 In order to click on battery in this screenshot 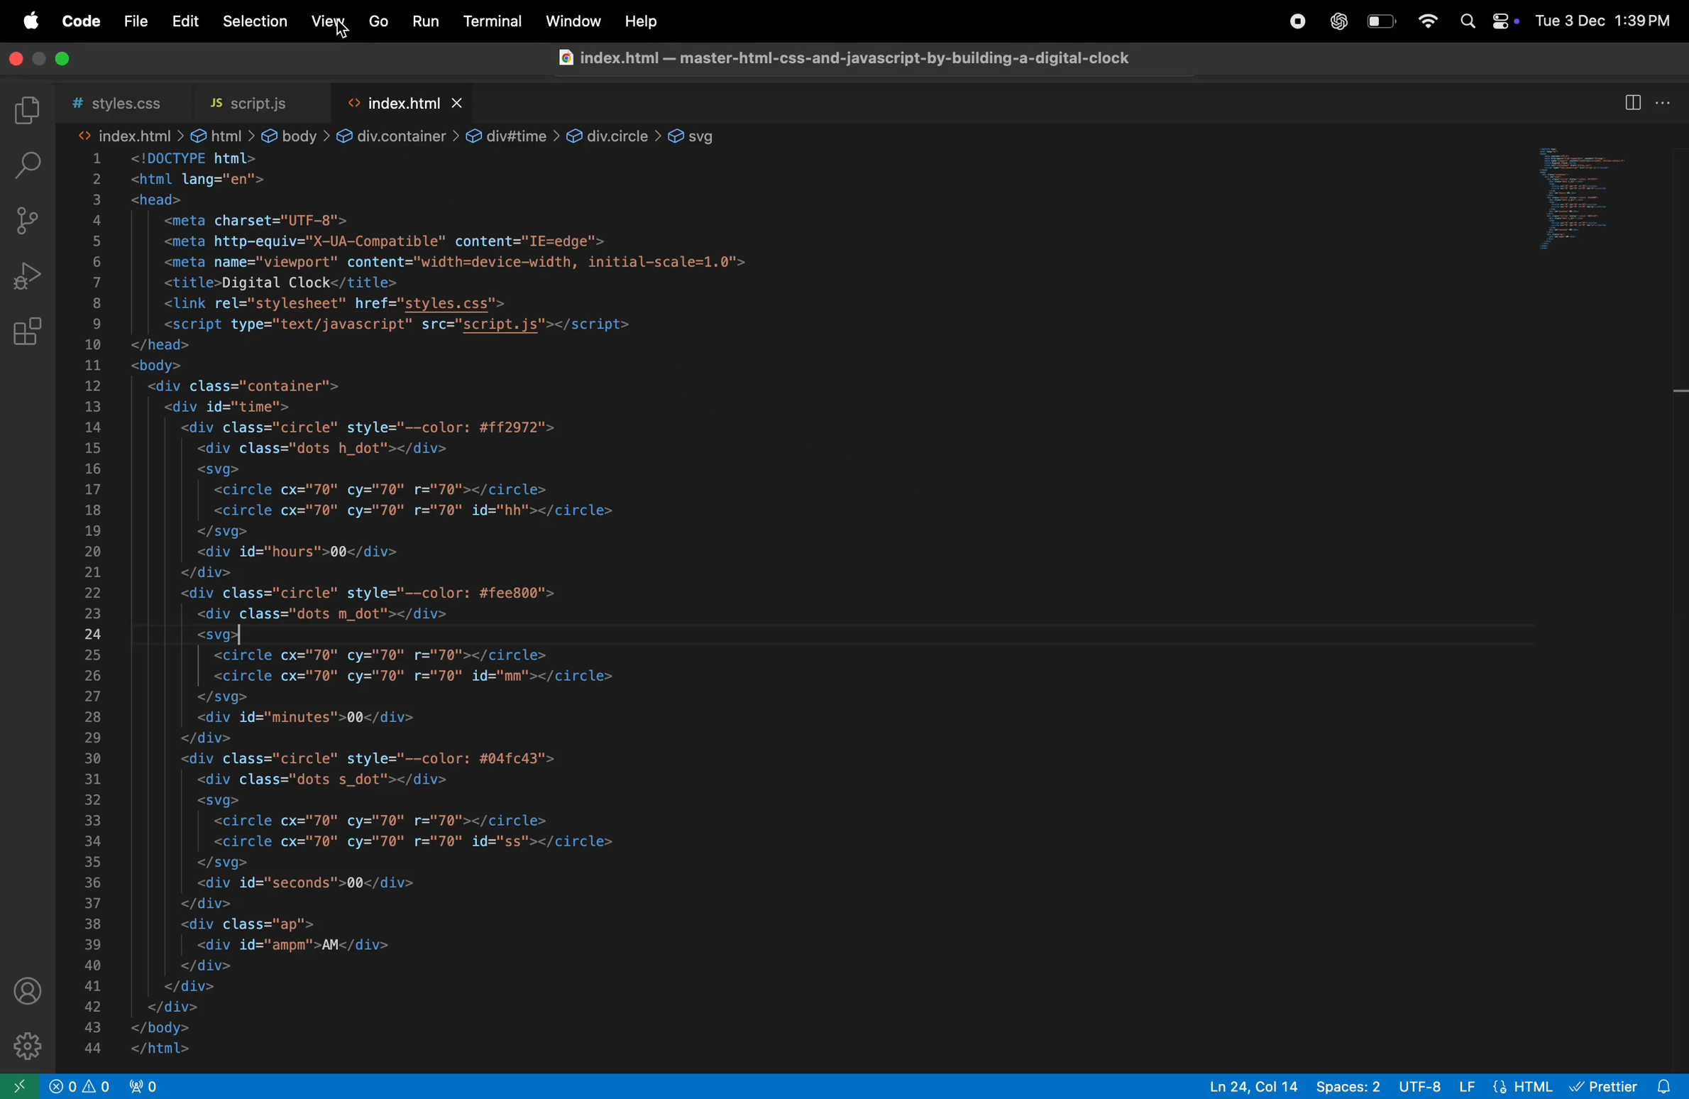, I will do `click(1382, 23)`.